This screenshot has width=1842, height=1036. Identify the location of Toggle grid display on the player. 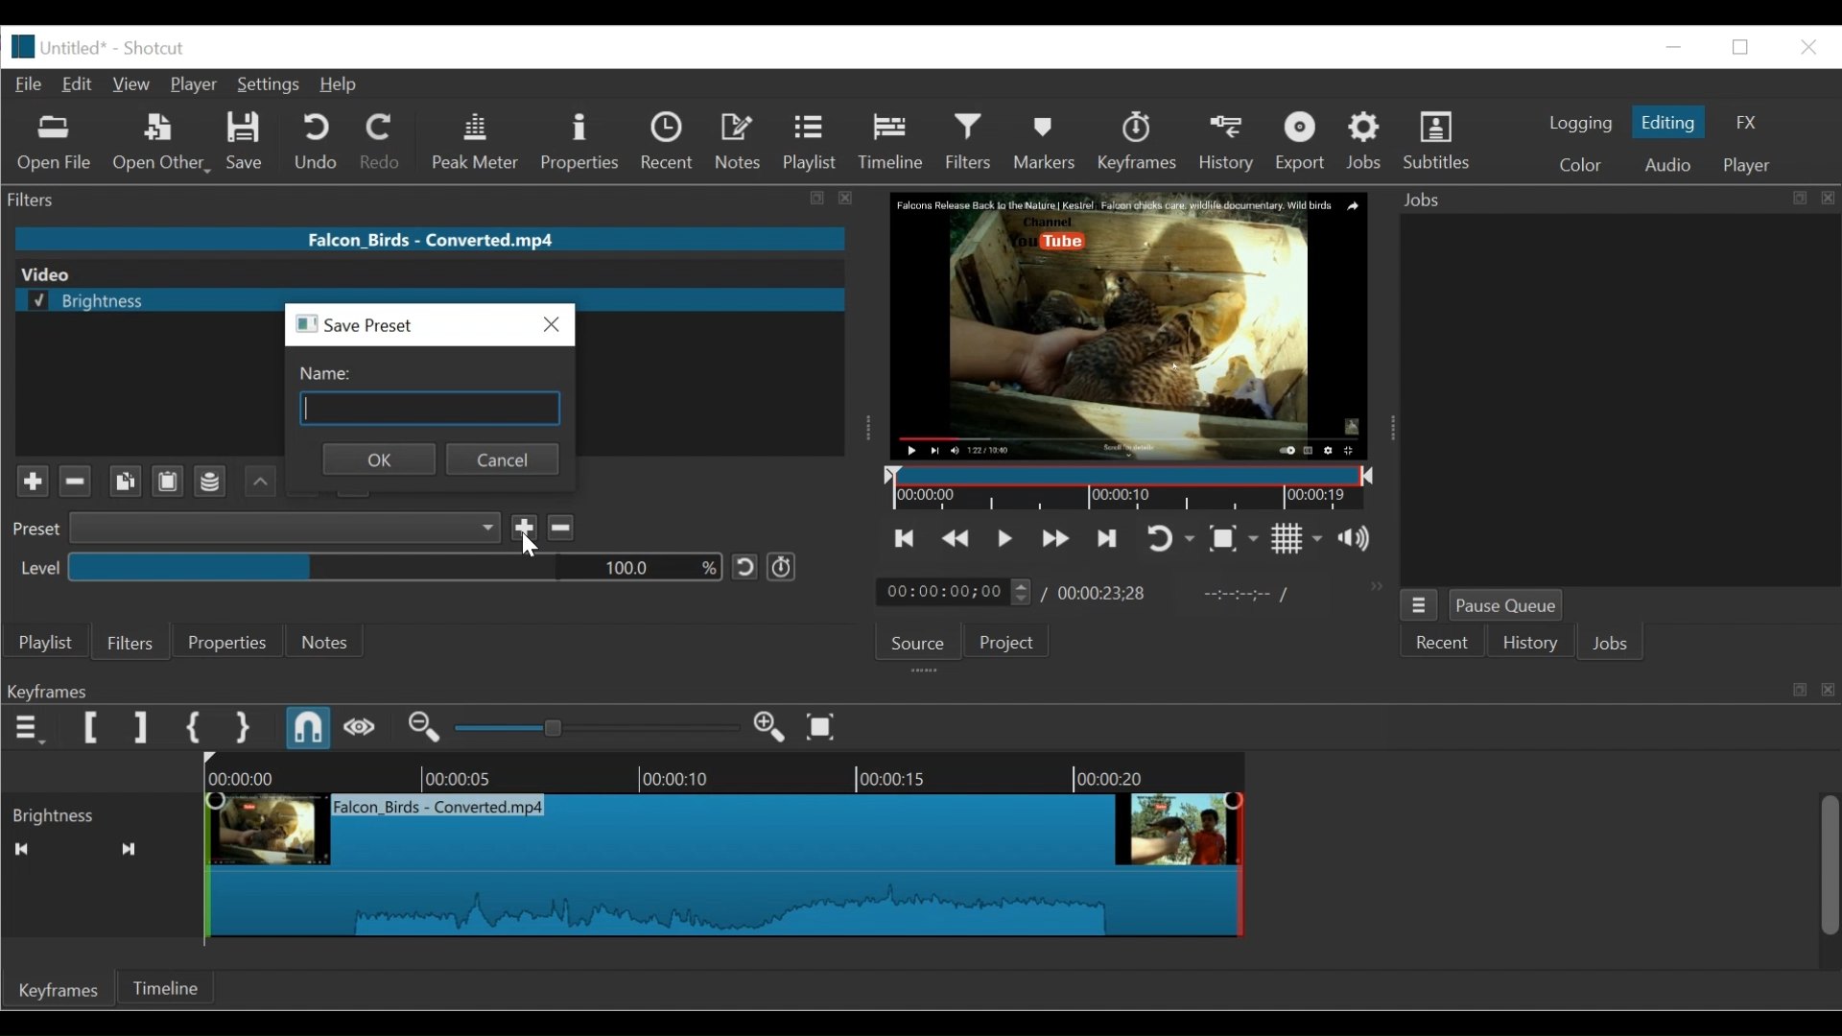
(1298, 539).